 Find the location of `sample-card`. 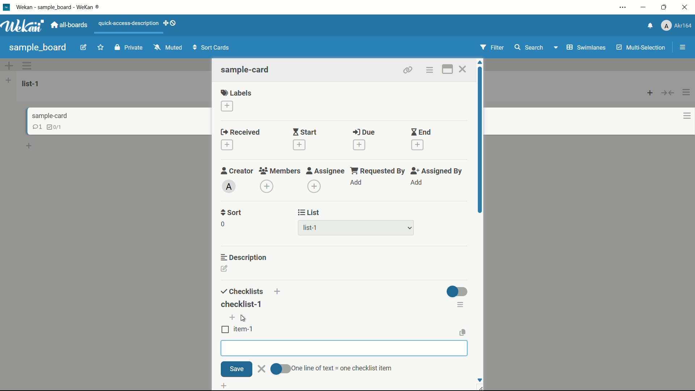

sample-card is located at coordinates (246, 70).